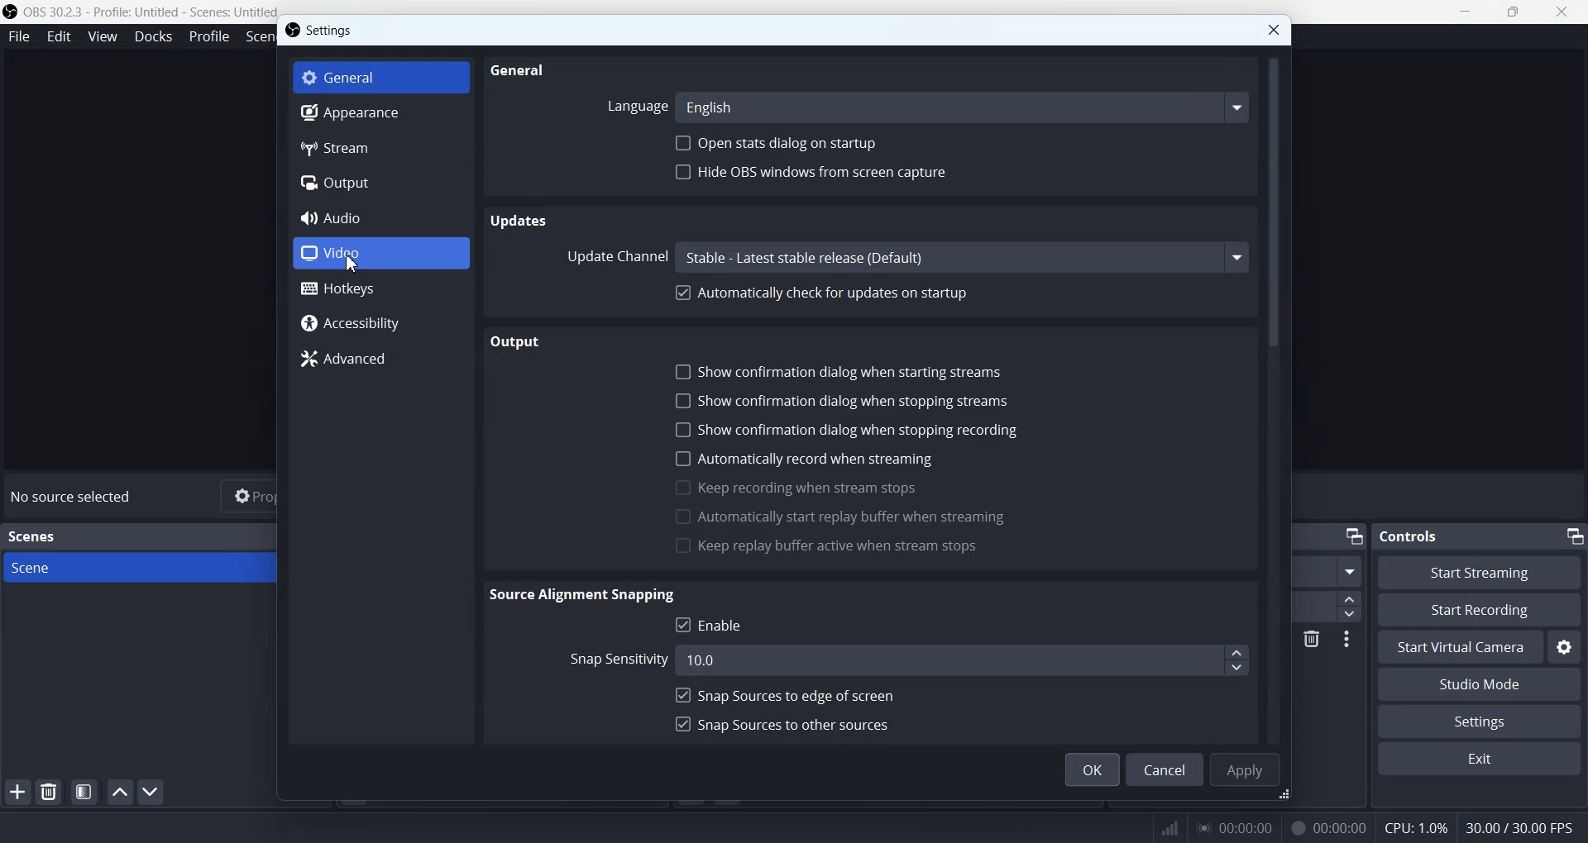 This screenshot has height=843, width=1588. What do you see at coordinates (1288, 795) in the screenshot?
I see `Window adjuster` at bounding box center [1288, 795].